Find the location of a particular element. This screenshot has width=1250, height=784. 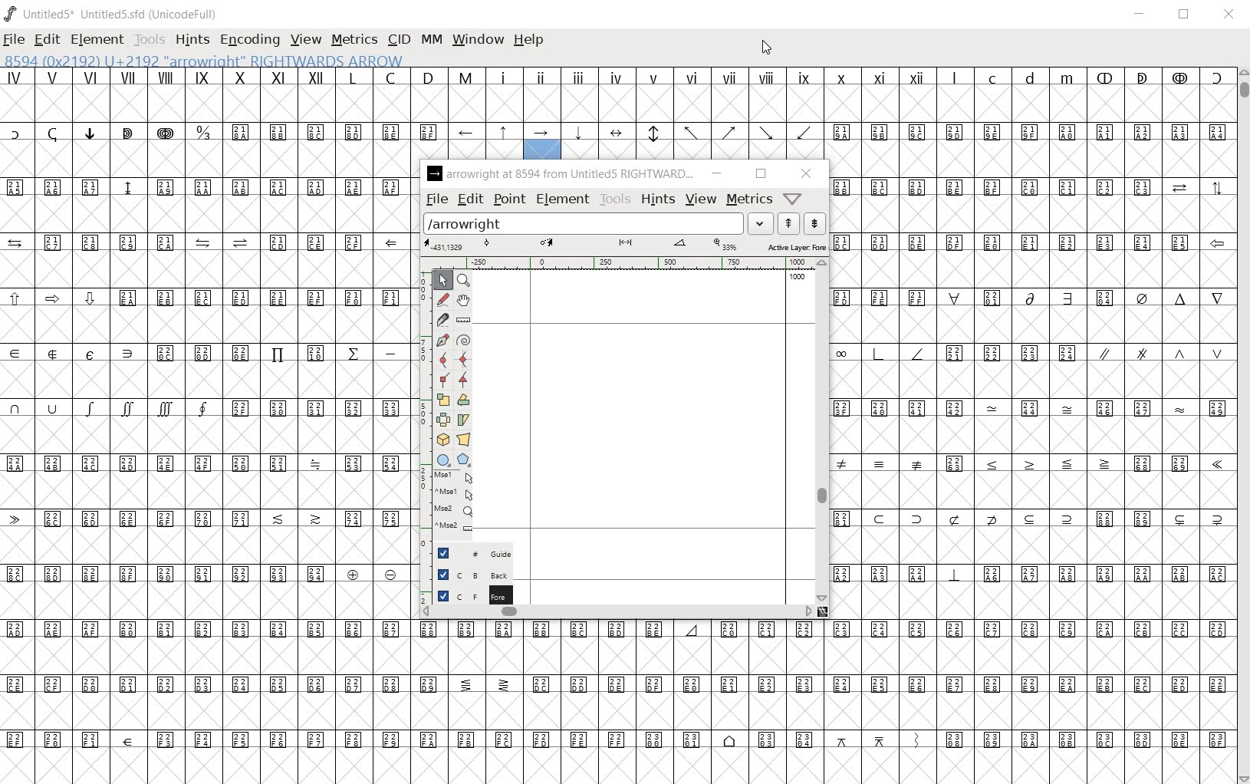

glyph characters is located at coordinates (822, 729).